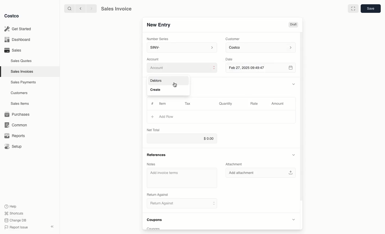  Describe the element at coordinates (294, 25) in the screenshot. I see `Draft` at that location.